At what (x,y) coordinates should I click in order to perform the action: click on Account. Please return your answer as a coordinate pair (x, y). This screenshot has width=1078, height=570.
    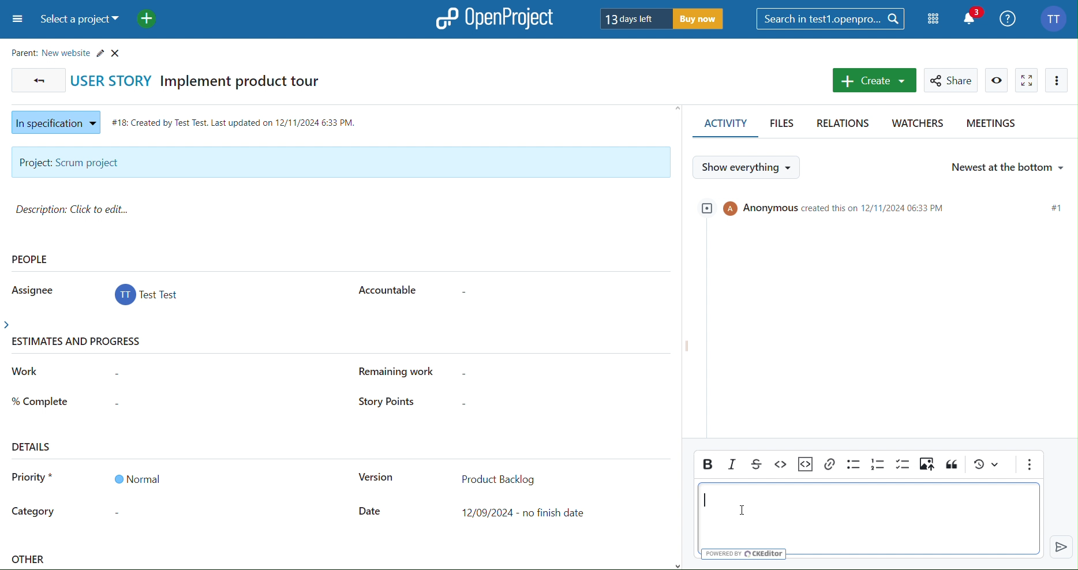
    Looking at the image, I should click on (148, 297).